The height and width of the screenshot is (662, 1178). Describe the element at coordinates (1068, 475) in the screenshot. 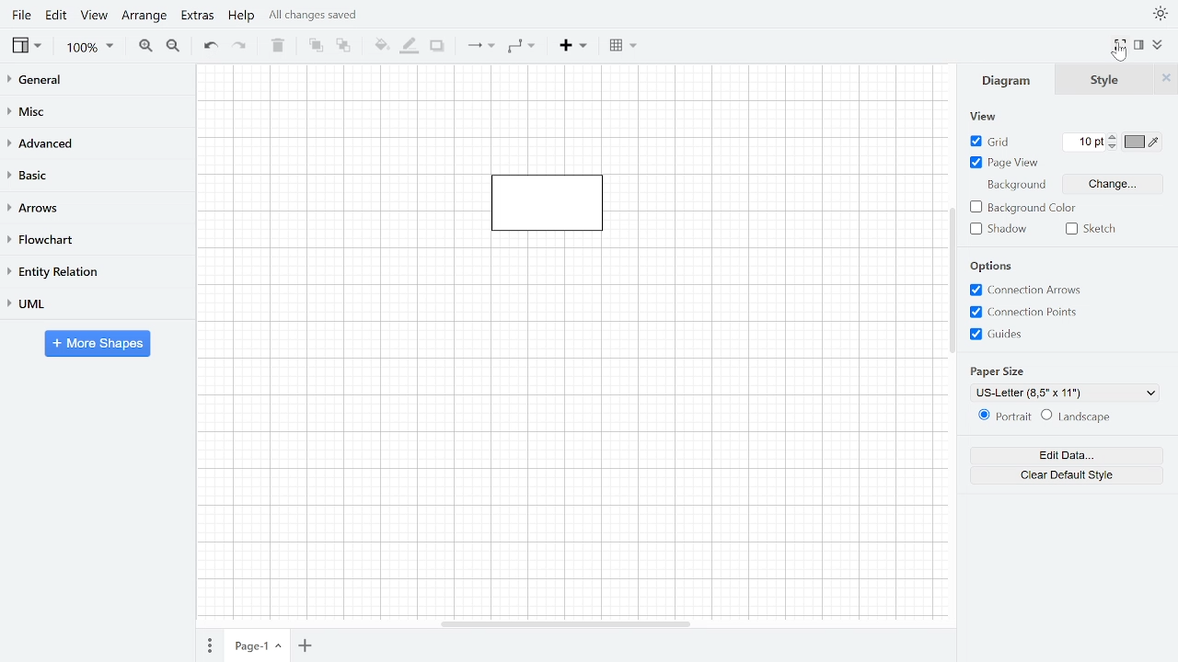

I see `Clear default style` at that location.